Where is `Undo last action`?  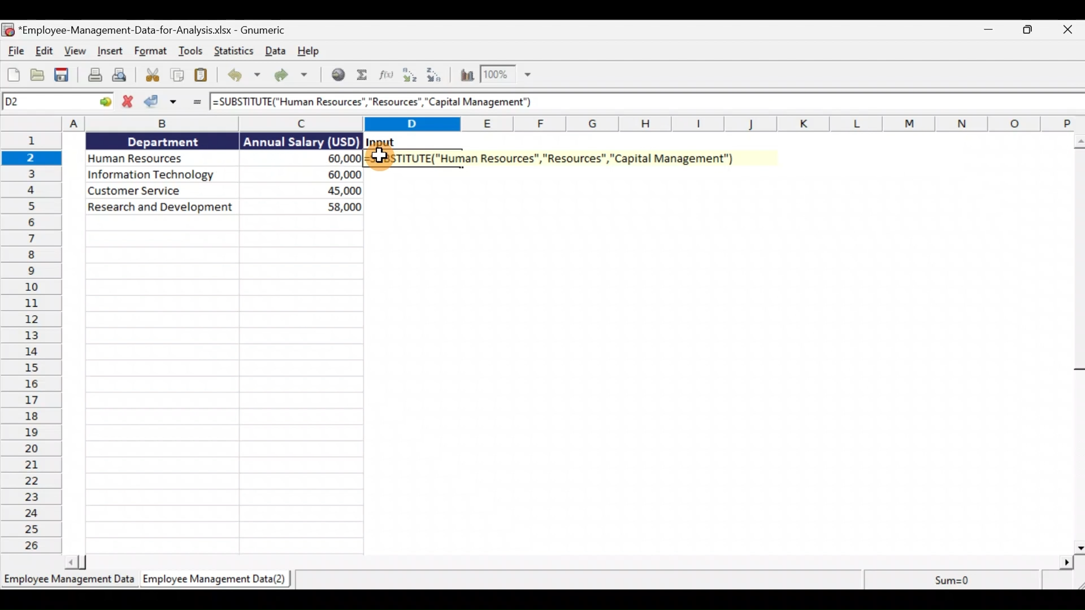 Undo last action is located at coordinates (242, 76).